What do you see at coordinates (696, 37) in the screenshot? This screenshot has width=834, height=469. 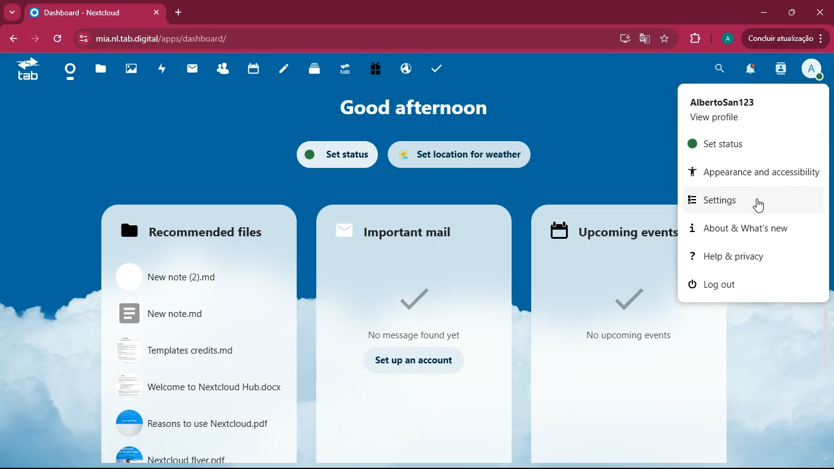 I see `extensions` at bounding box center [696, 37].